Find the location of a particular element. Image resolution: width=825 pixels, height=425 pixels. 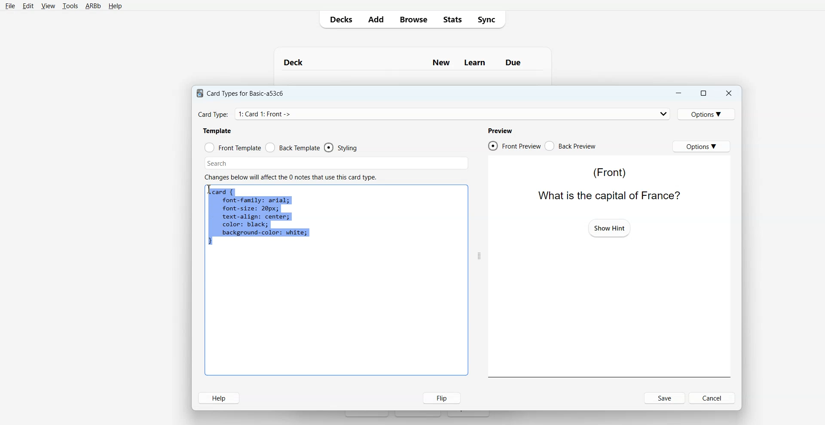

Save is located at coordinates (665, 398).